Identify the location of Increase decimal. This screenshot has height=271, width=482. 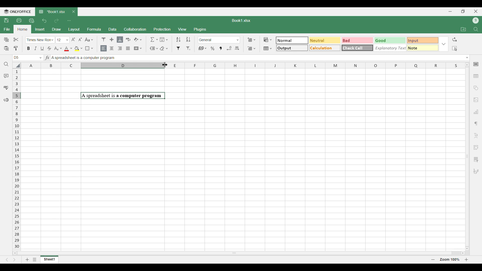
(237, 48).